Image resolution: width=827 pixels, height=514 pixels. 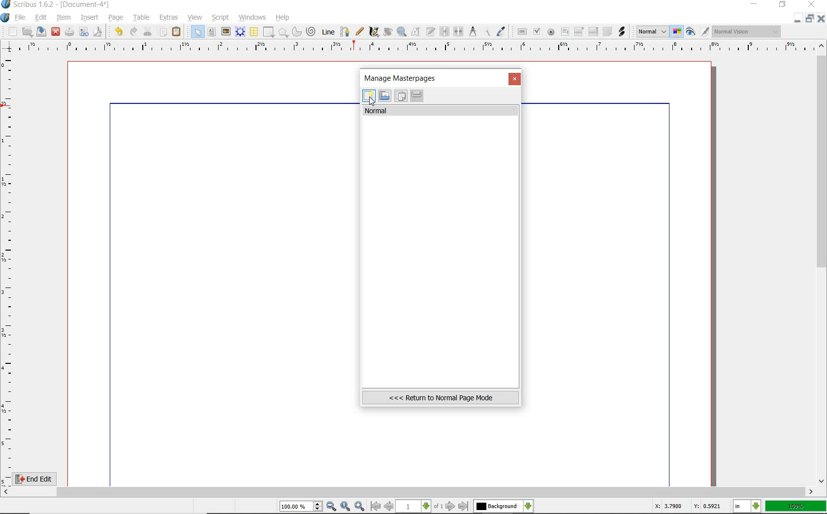 I want to click on eye dropper, so click(x=502, y=32).